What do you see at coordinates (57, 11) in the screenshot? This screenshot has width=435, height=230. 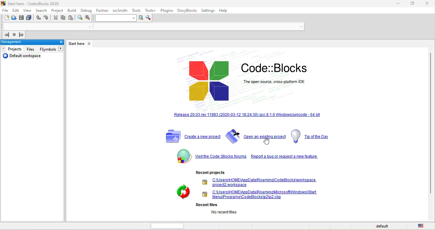 I see `project` at bounding box center [57, 11].